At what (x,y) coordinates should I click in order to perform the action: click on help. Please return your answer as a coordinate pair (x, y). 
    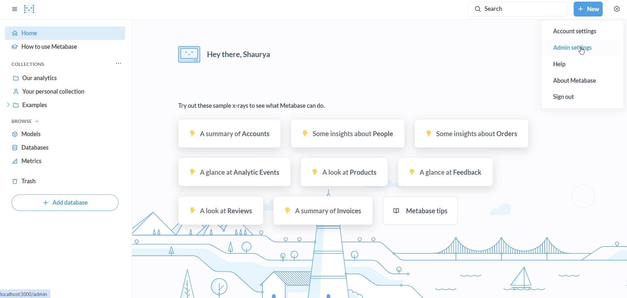
    Looking at the image, I should click on (581, 64).